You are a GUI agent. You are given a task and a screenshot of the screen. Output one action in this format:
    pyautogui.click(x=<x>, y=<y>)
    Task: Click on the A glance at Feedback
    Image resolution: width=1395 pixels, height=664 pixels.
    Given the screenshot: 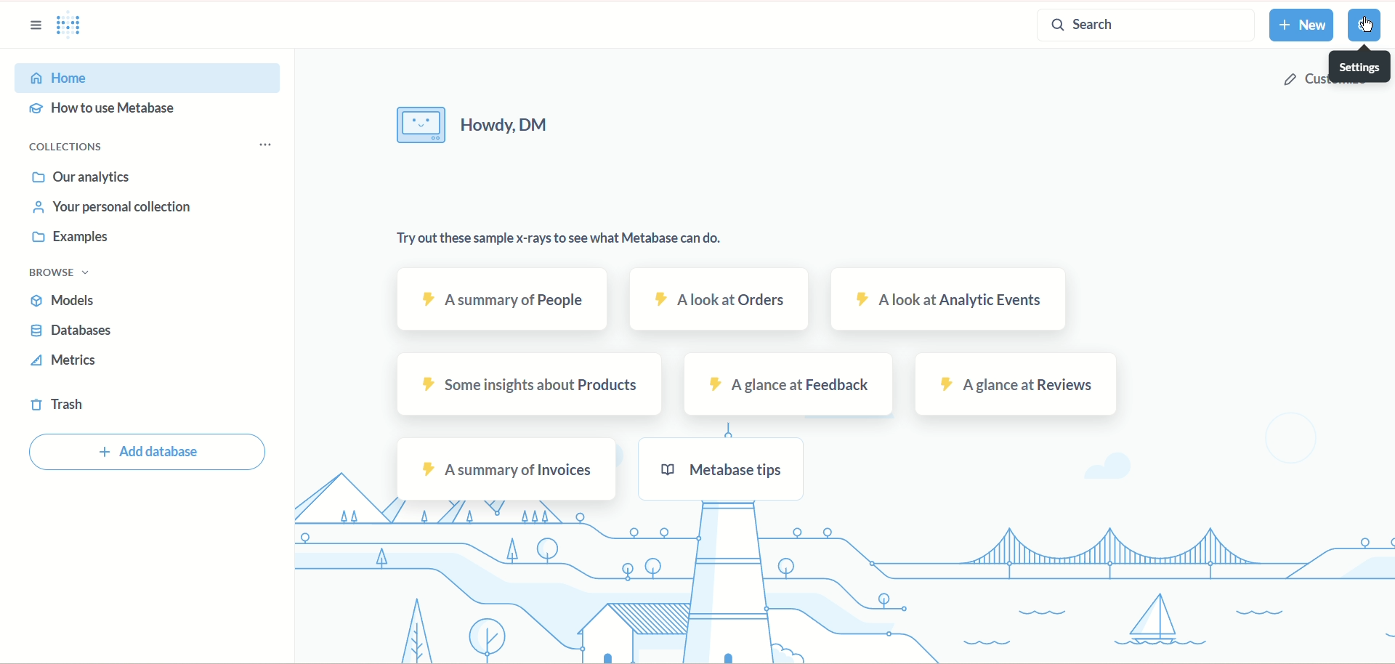 What is the action you would take?
    pyautogui.click(x=789, y=381)
    